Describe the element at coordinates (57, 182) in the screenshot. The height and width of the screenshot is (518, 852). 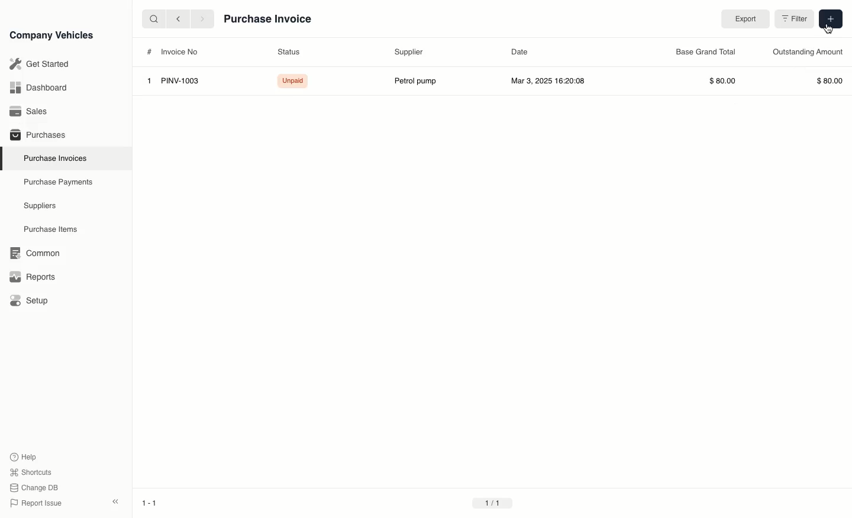
I see `Purchase Payments` at that location.